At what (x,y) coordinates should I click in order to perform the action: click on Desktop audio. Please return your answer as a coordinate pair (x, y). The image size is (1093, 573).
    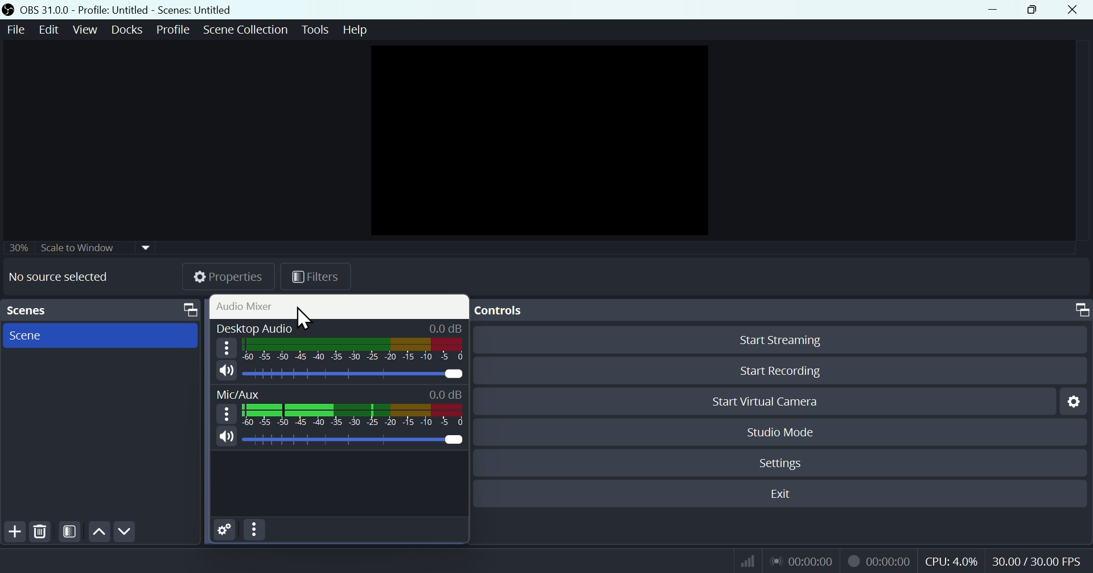
    Looking at the image, I should click on (253, 326).